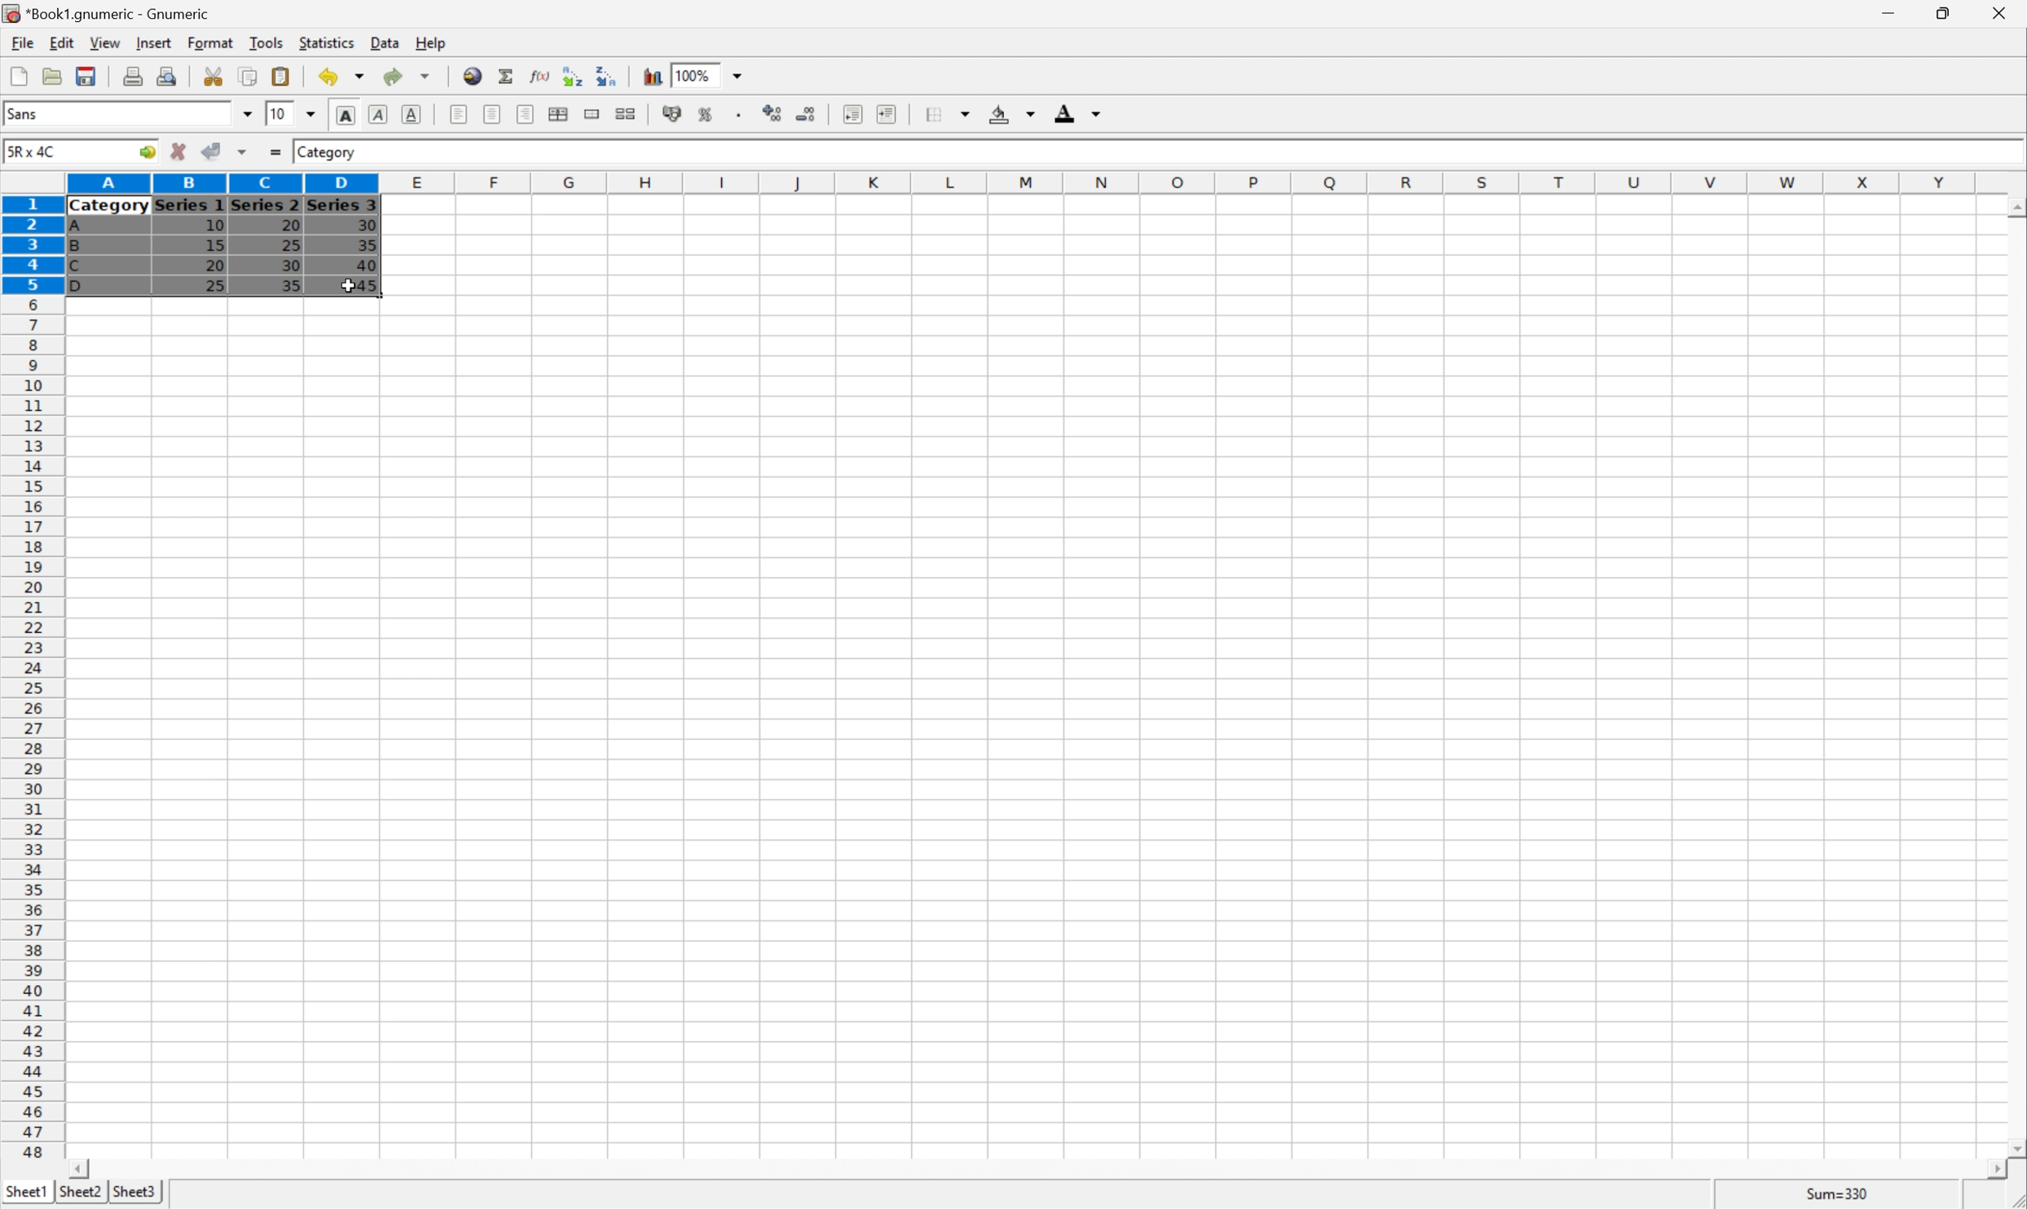 This screenshot has height=1209, width=2027. What do you see at coordinates (109, 207) in the screenshot?
I see `Category` at bounding box center [109, 207].